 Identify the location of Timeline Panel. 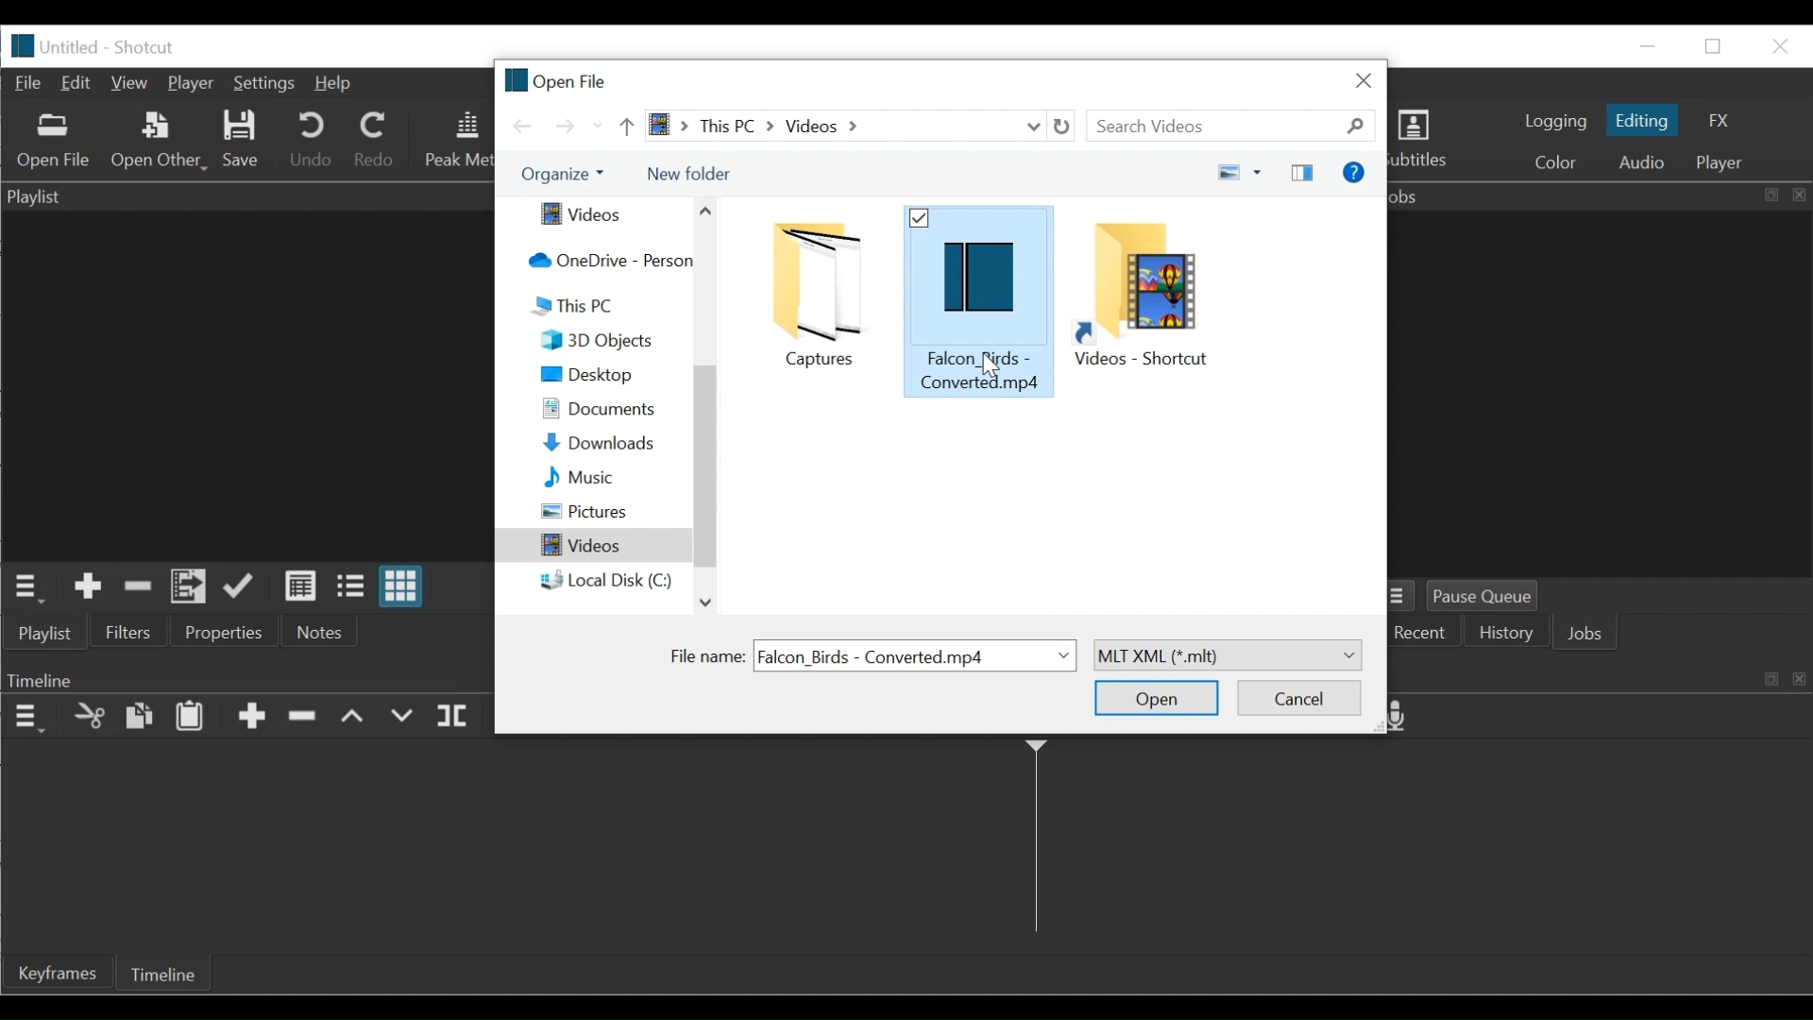
(26, 718).